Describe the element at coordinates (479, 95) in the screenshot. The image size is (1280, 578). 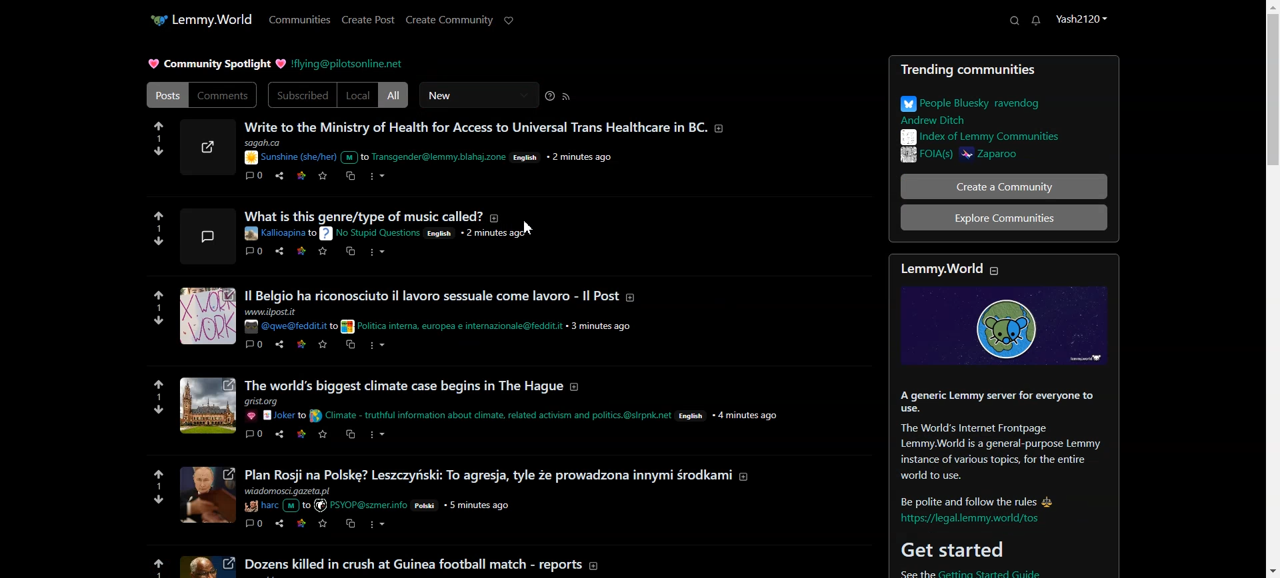
I see `New` at that location.